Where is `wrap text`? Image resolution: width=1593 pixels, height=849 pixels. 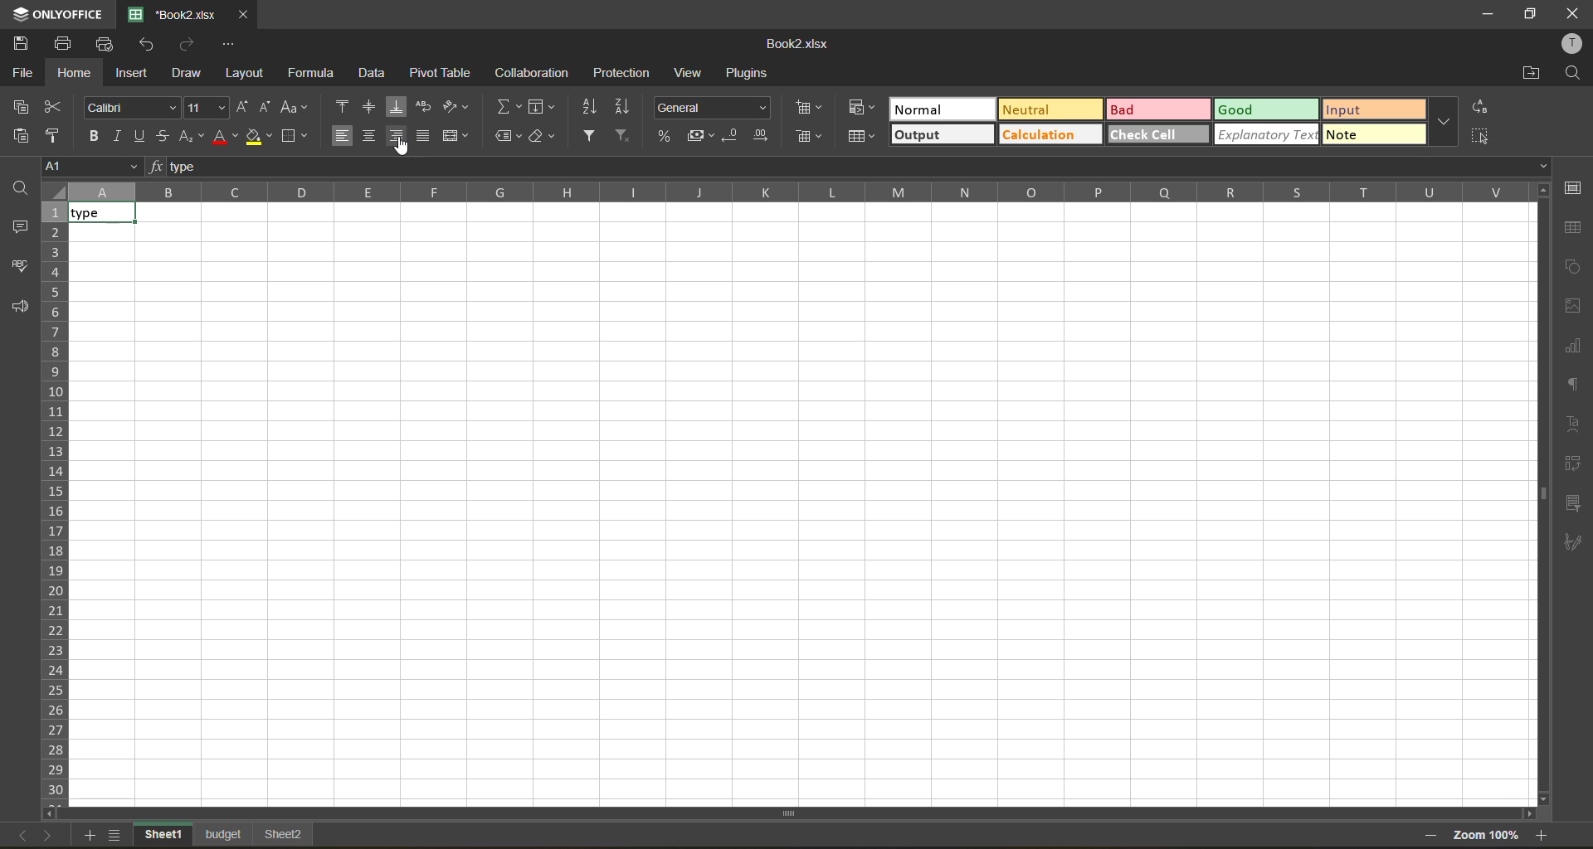
wrap text is located at coordinates (426, 109).